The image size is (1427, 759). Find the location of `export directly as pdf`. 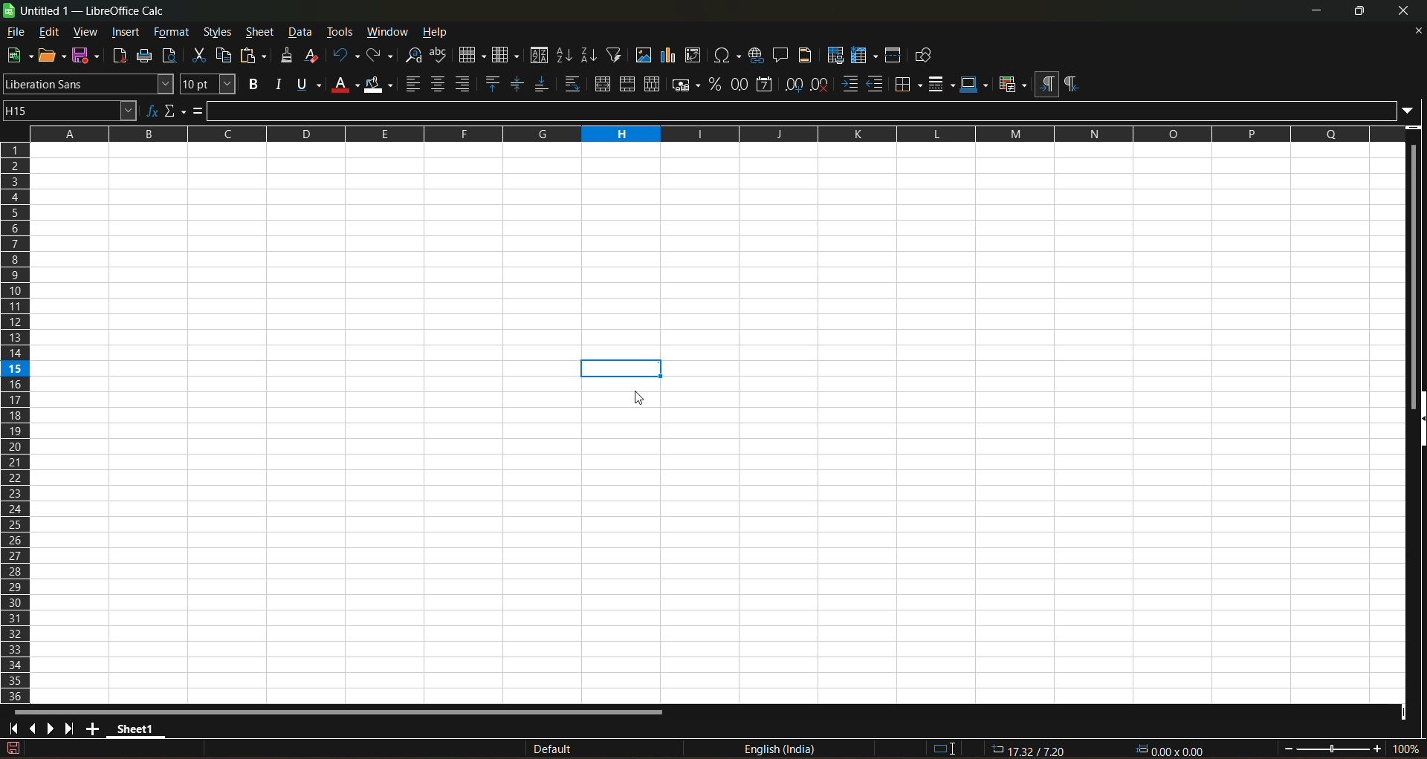

export directly as pdf is located at coordinates (120, 55).